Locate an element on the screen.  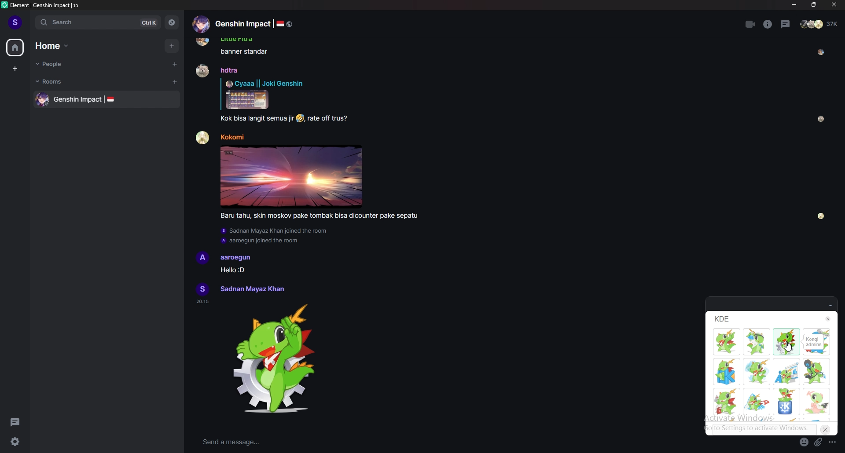
quick settings is located at coordinates (15, 441).